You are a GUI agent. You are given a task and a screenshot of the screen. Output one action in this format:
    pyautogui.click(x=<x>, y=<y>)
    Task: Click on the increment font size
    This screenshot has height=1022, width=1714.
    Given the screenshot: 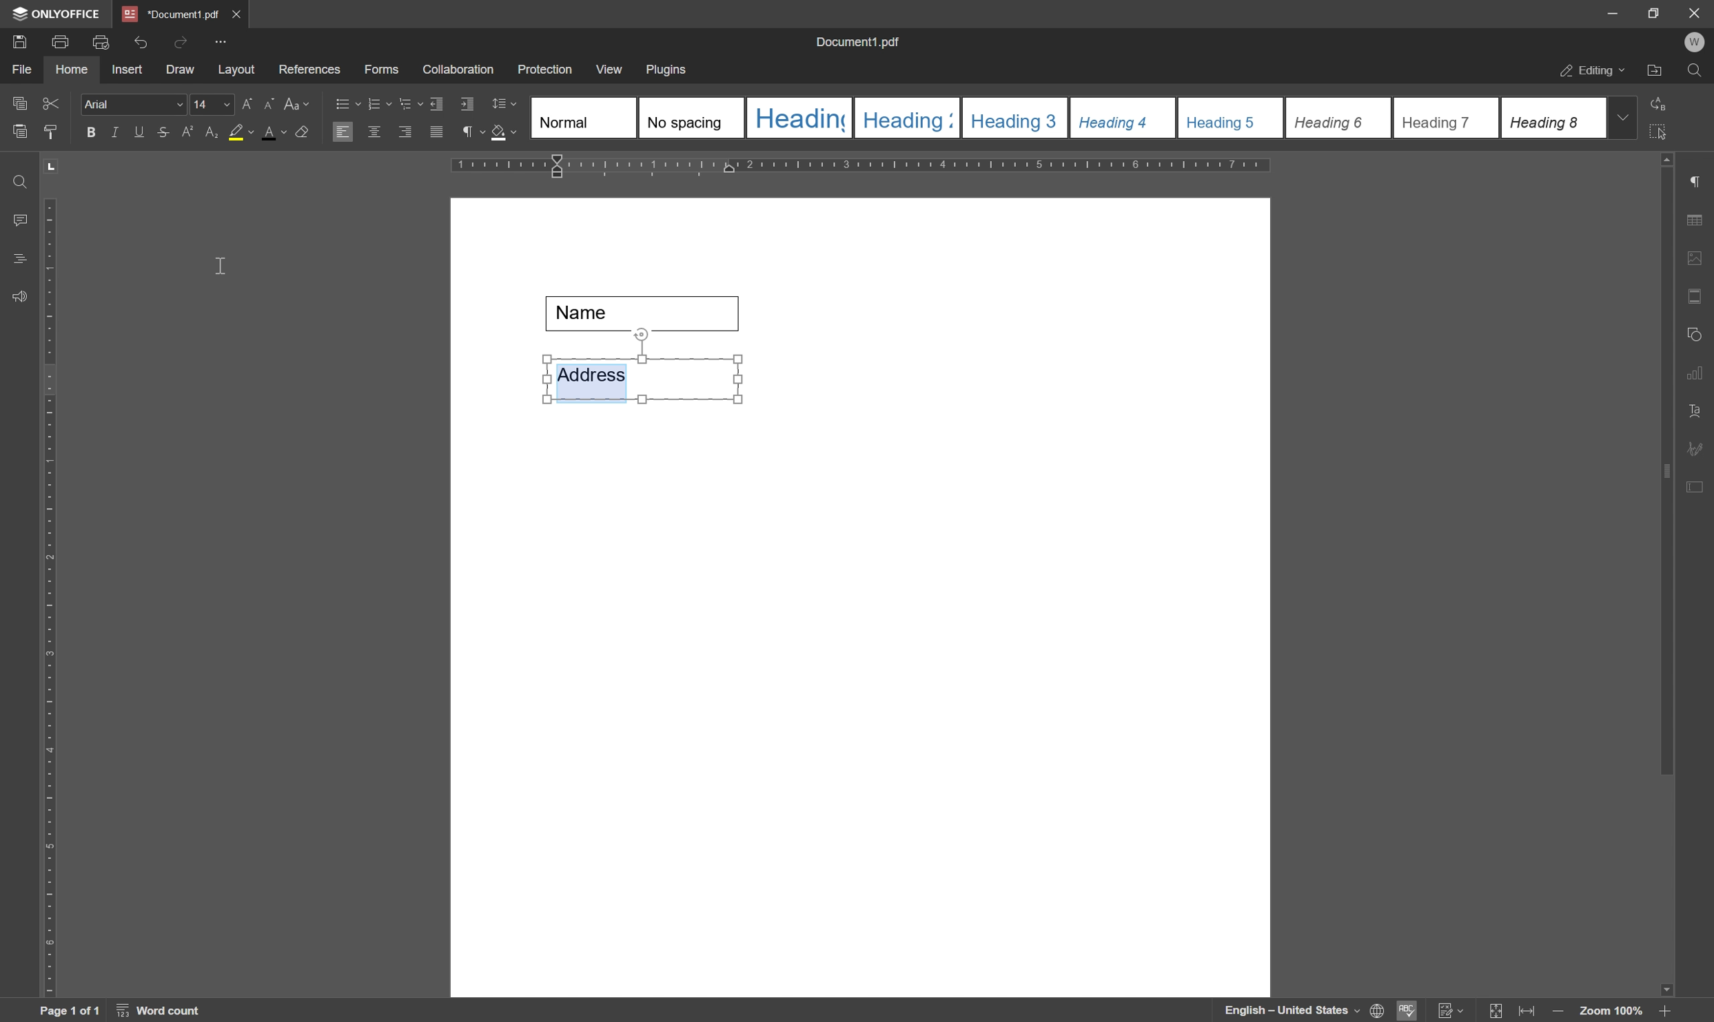 What is the action you would take?
    pyautogui.click(x=241, y=105)
    